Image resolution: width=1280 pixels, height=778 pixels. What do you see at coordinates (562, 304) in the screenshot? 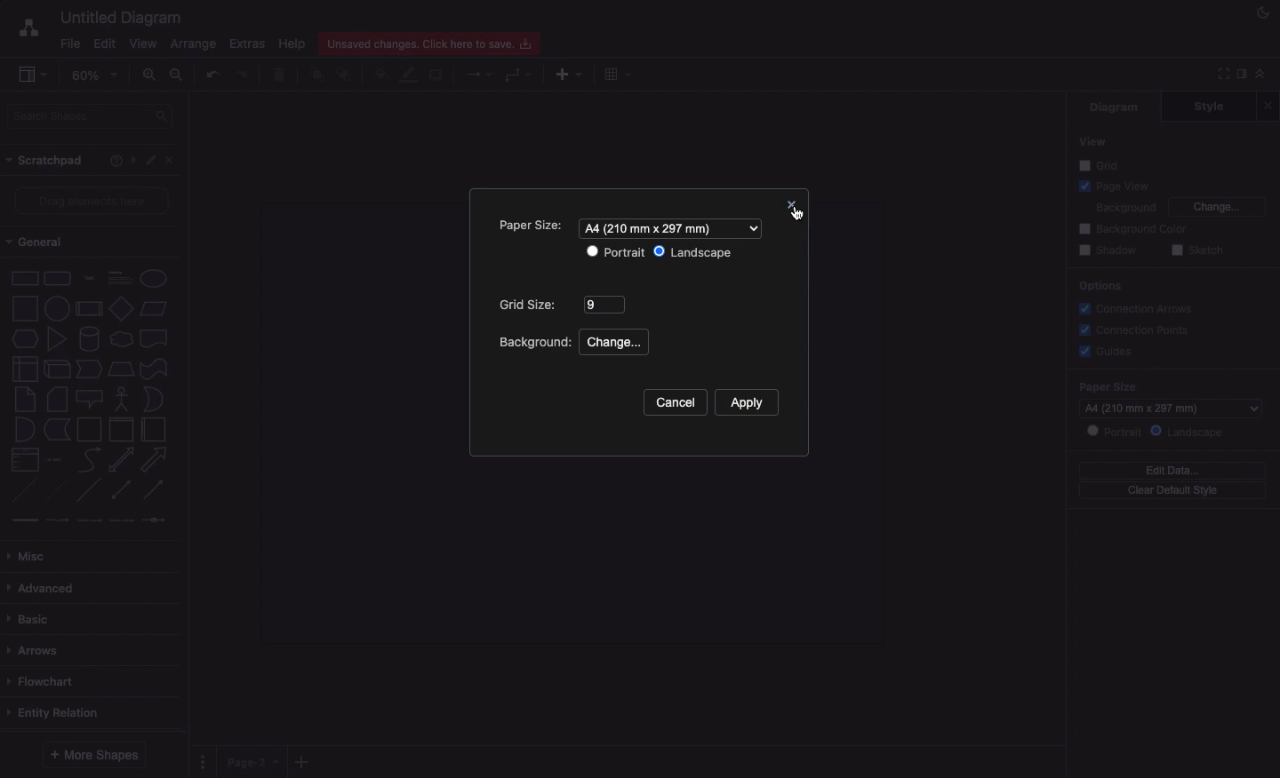
I see `Grid size` at bounding box center [562, 304].